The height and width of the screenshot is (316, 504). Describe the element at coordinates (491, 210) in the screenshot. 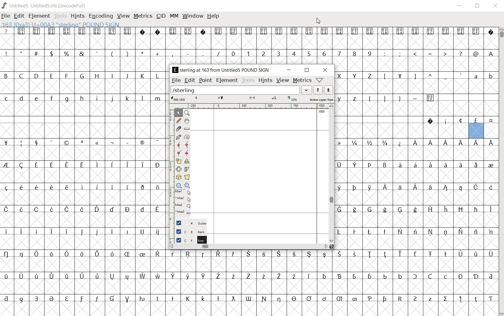

I see `Symbol` at that location.